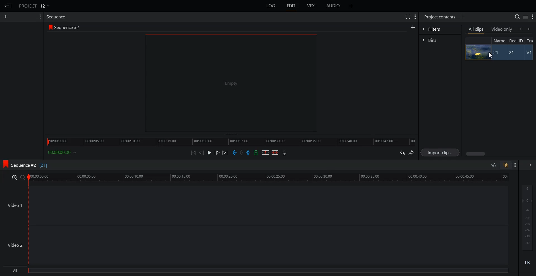 The height and width of the screenshot is (276, 536). What do you see at coordinates (7, 17) in the screenshot?
I see `Add panel` at bounding box center [7, 17].